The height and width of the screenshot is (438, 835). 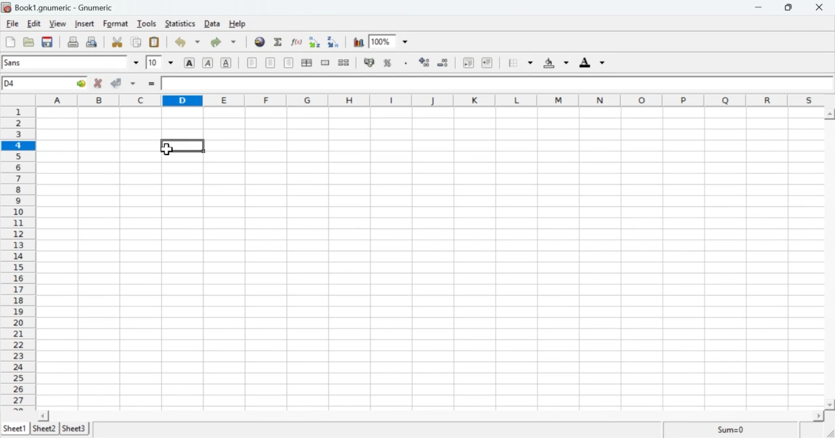 I want to click on Contents of  the active cell, so click(x=493, y=84).